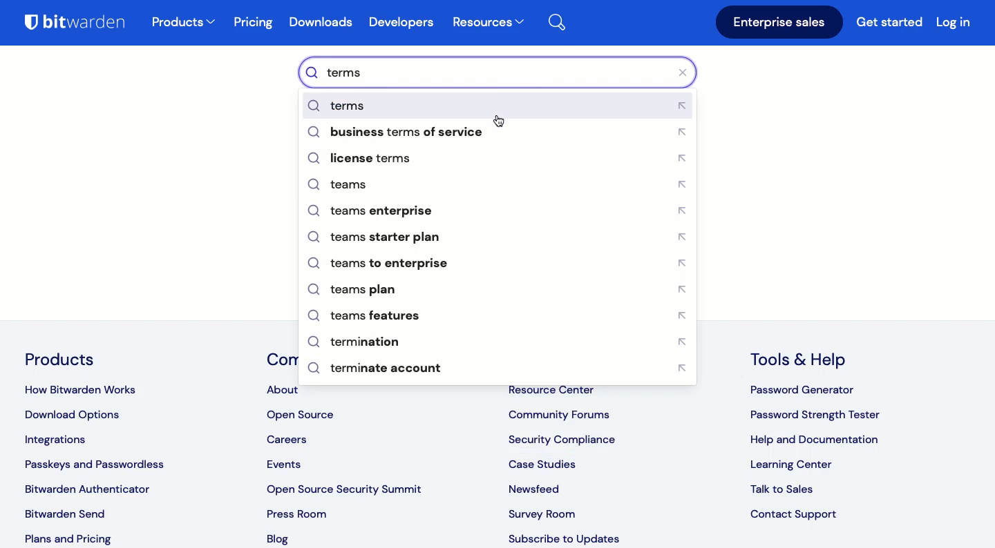 The height and width of the screenshot is (548, 995). What do you see at coordinates (562, 412) in the screenshot?
I see `community forums` at bounding box center [562, 412].